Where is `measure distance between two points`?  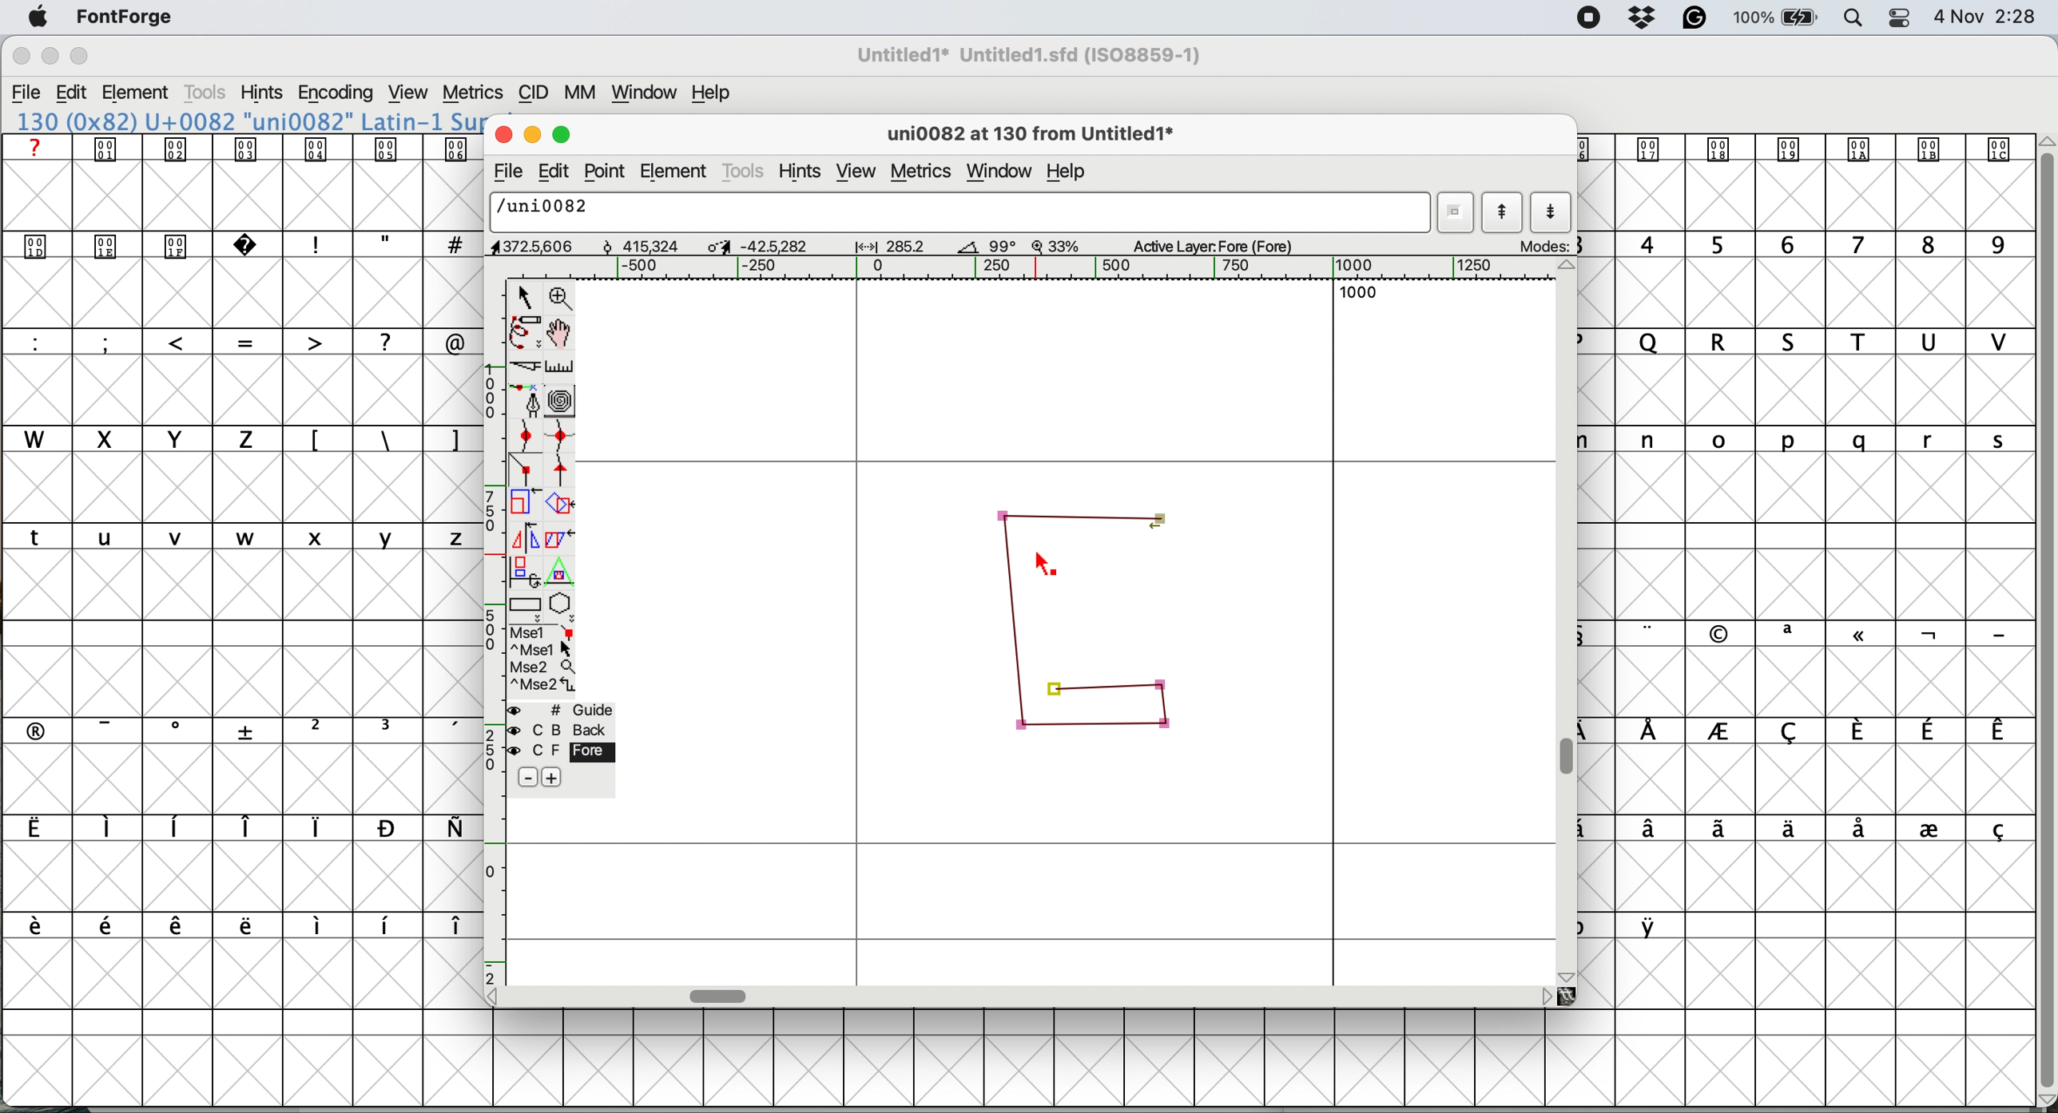
measure distance between two points is located at coordinates (561, 370).